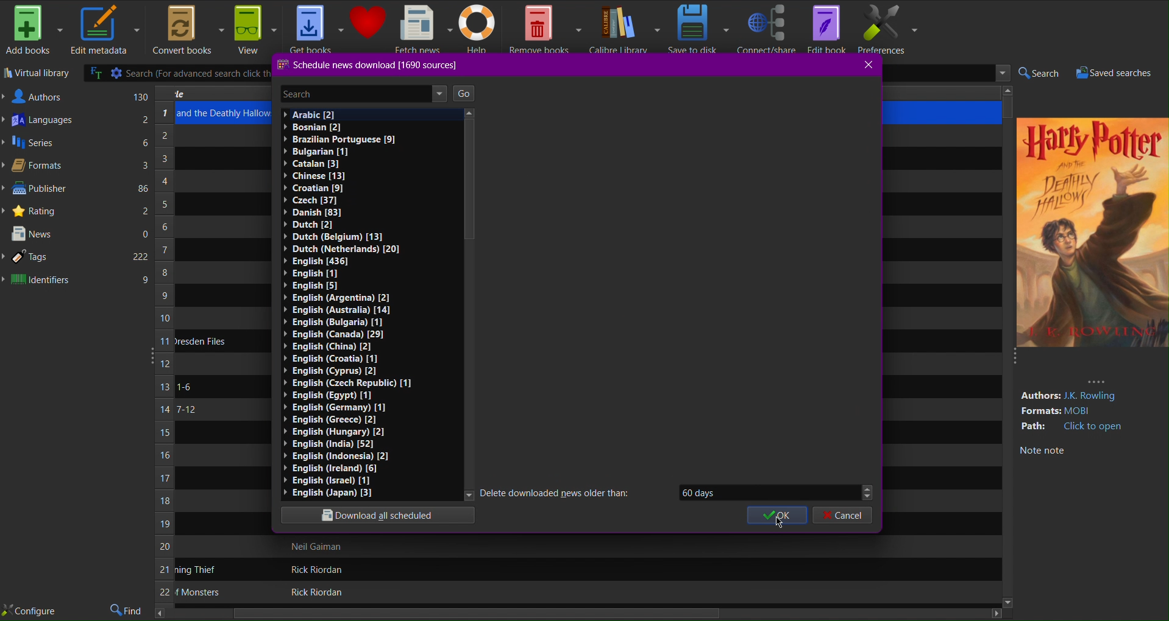  Describe the element at coordinates (327, 493) in the screenshot. I see `English Japan) |3]` at that location.